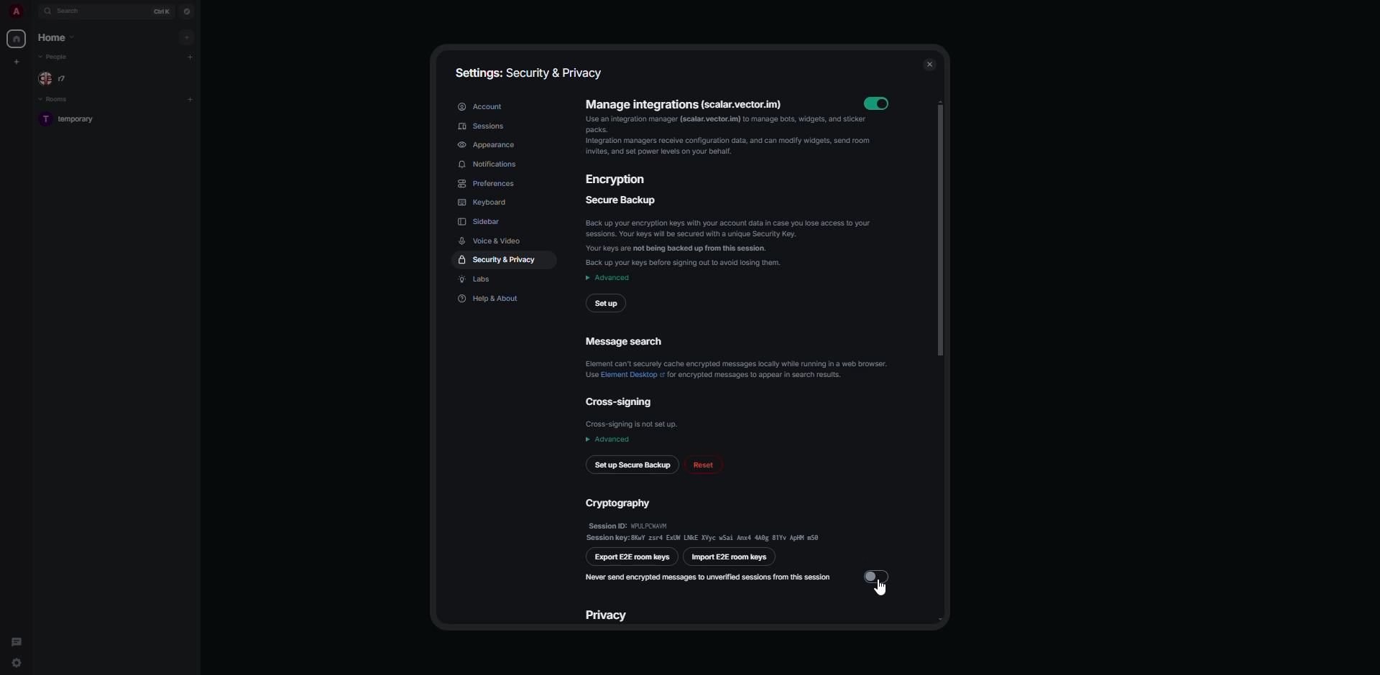  What do you see at coordinates (880, 590) in the screenshot?
I see `cursor` at bounding box center [880, 590].